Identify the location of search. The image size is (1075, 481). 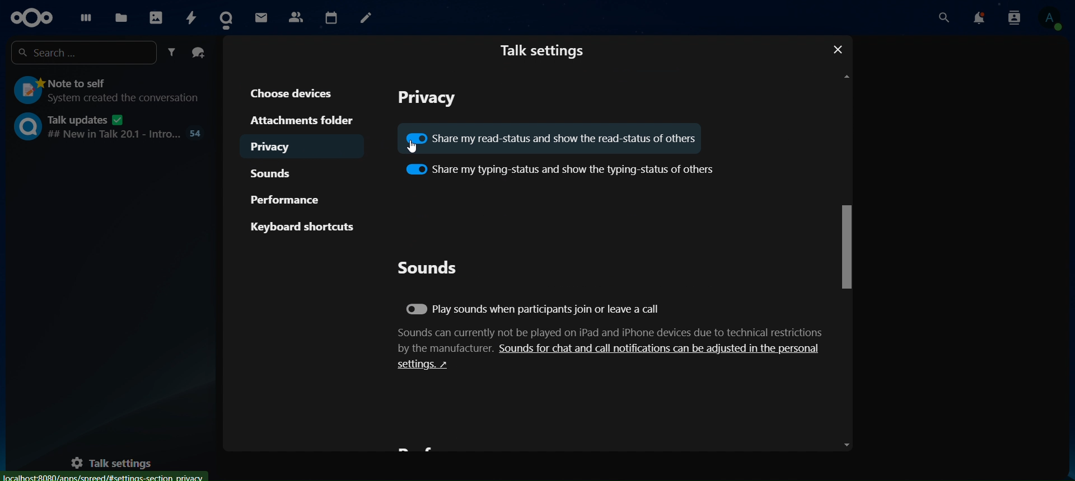
(85, 51).